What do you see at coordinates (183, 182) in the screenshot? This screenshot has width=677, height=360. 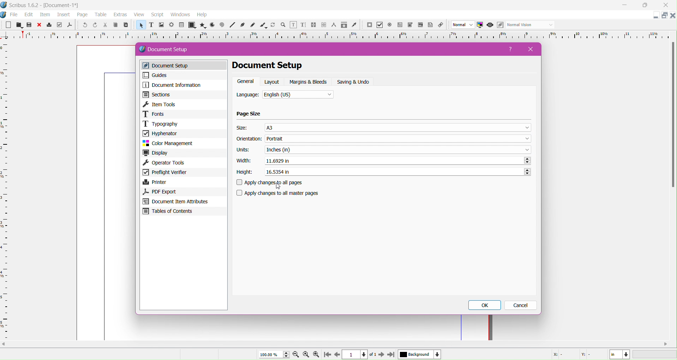 I see `Printer` at bounding box center [183, 182].